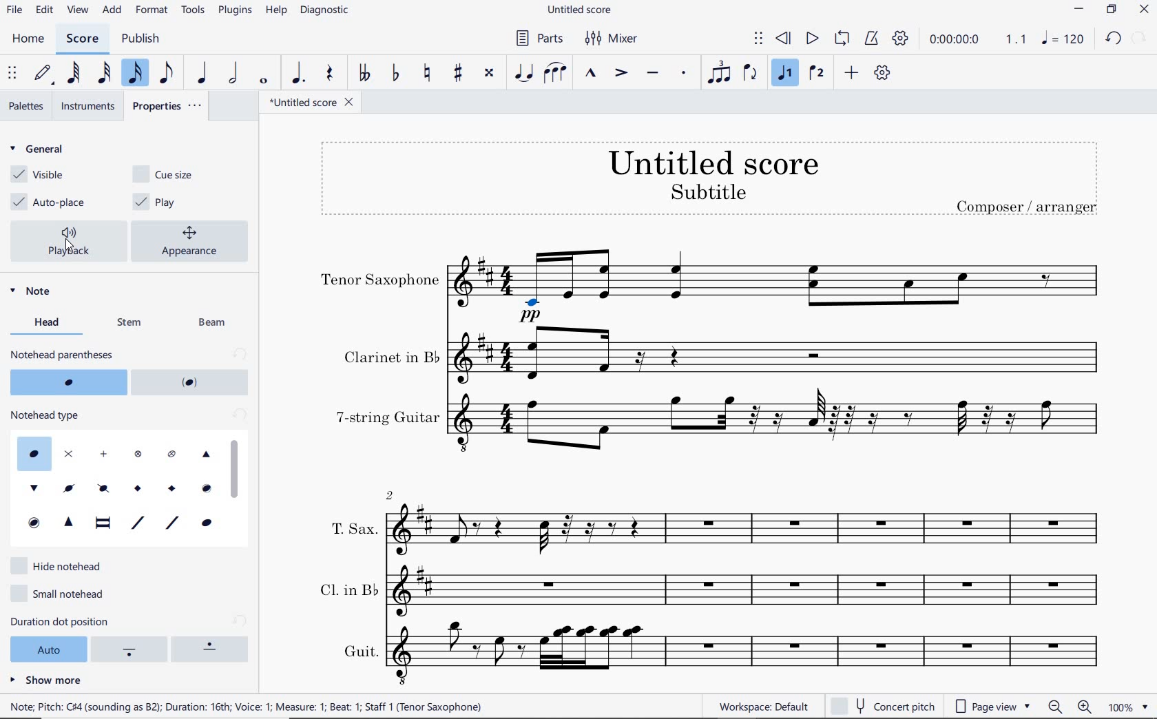  What do you see at coordinates (1087, 706) in the screenshot?
I see `zoom in` at bounding box center [1087, 706].